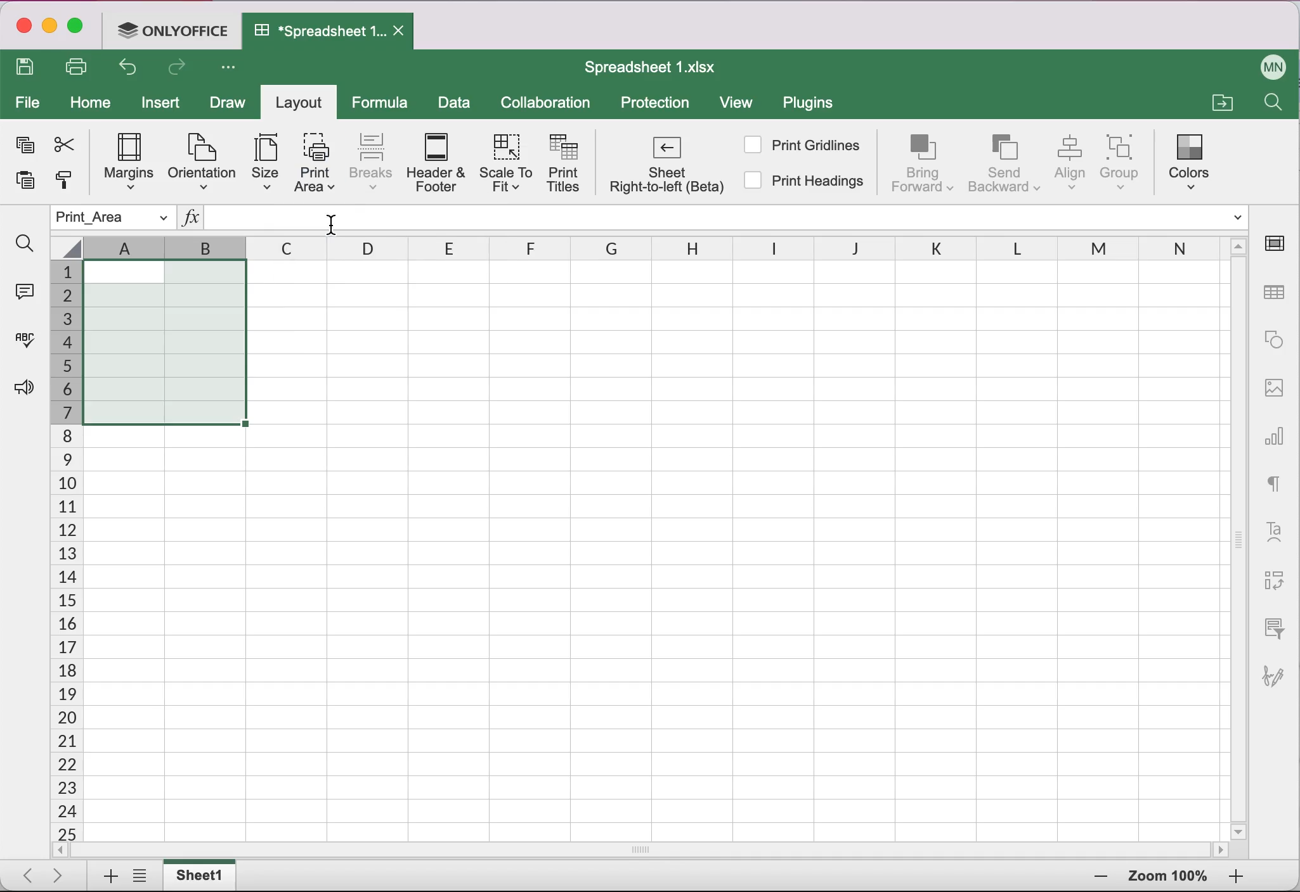 The width and height of the screenshot is (1300, 892). I want to click on chart, so click(1276, 431).